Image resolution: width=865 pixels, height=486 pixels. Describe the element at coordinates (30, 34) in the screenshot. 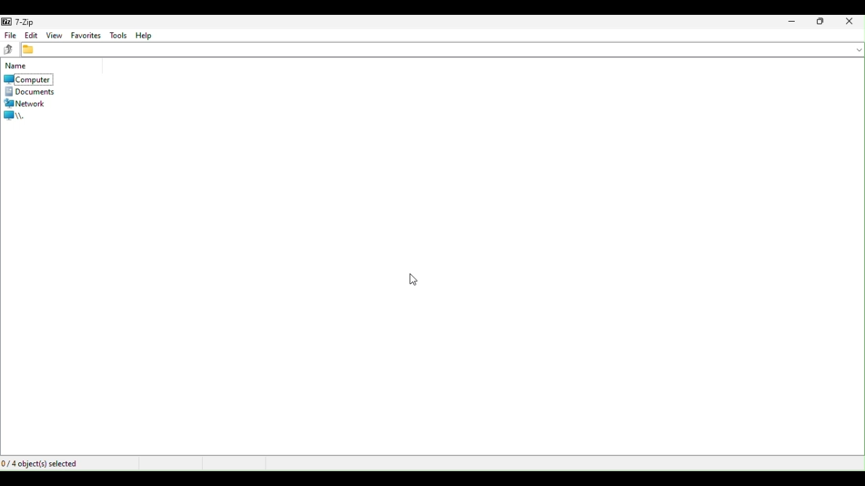

I see `Edit` at that location.